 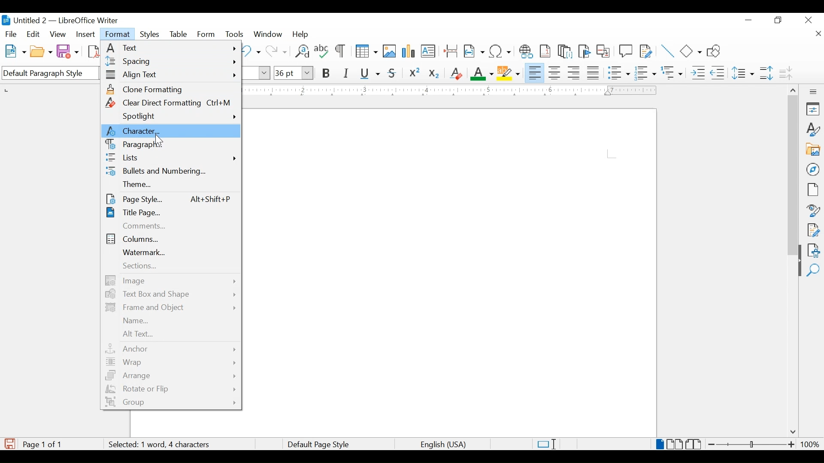 I want to click on styles, so click(x=814, y=129).